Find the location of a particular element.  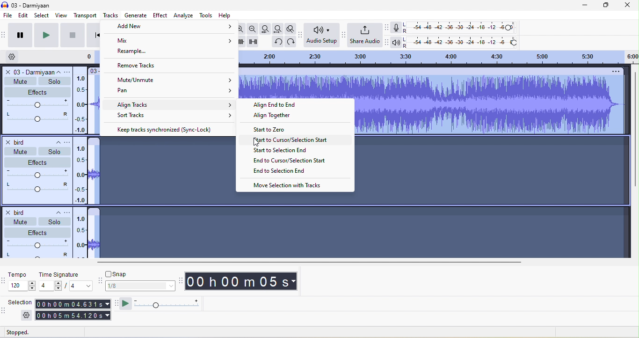

zoom out is located at coordinates (254, 29).